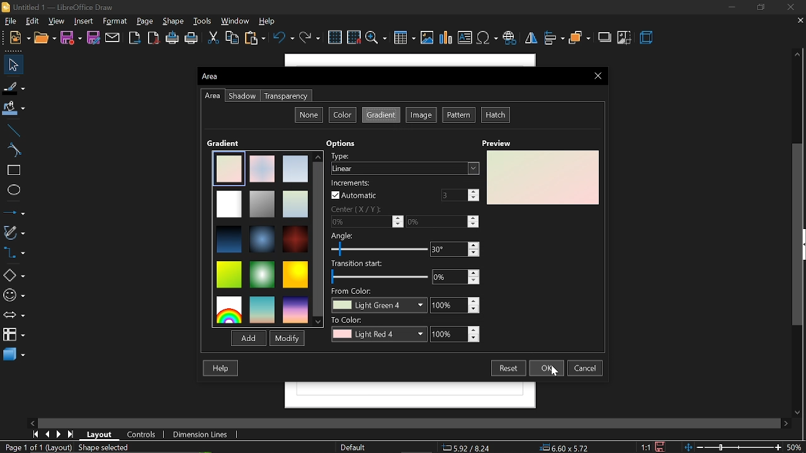 Image resolution: width=806 pixels, height=453 pixels. What do you see at coordinates (192, 39) in the screenshot?
I see `print` at bounding box center [192, 39].